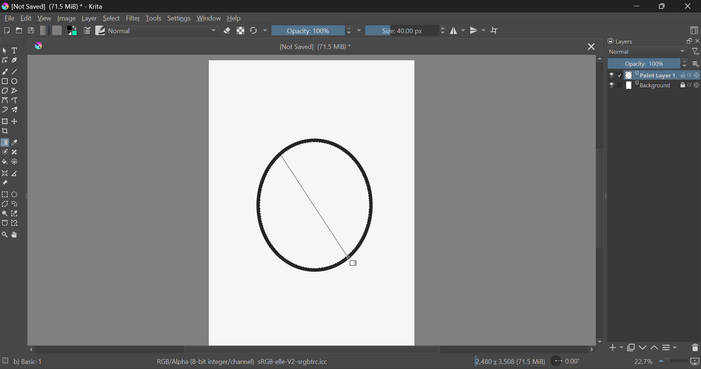 This screenshot has width=701, height=369. I want to click on Smart Patch Tool, so click(16, 153).